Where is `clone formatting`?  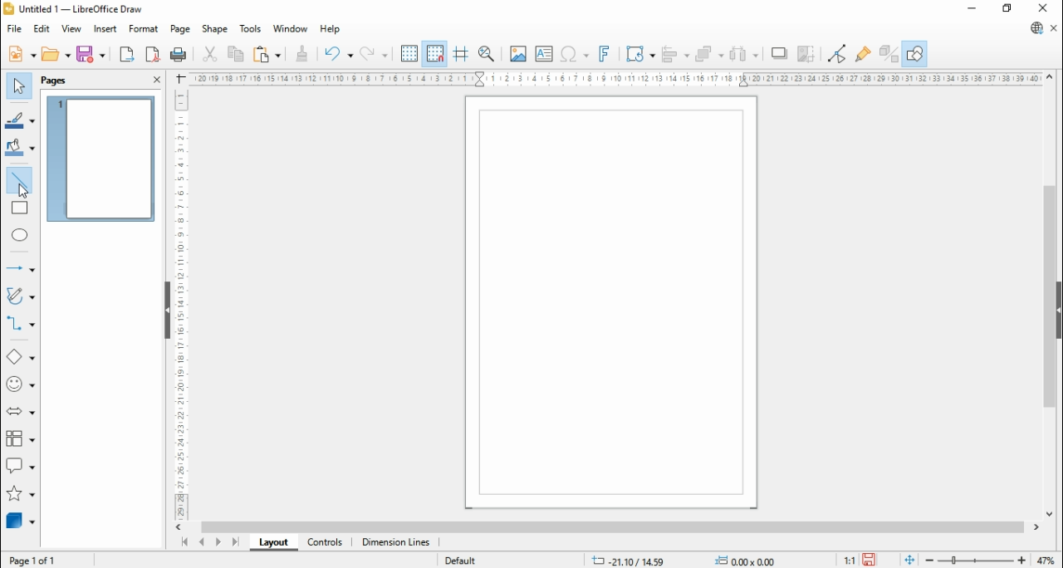
clone formatting is located at coordinates (301, 53).